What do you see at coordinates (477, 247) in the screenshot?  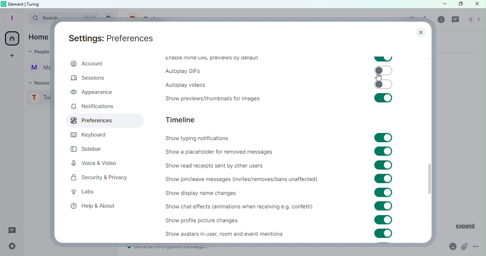 I see `More Options` at bounding box center [477, 247].